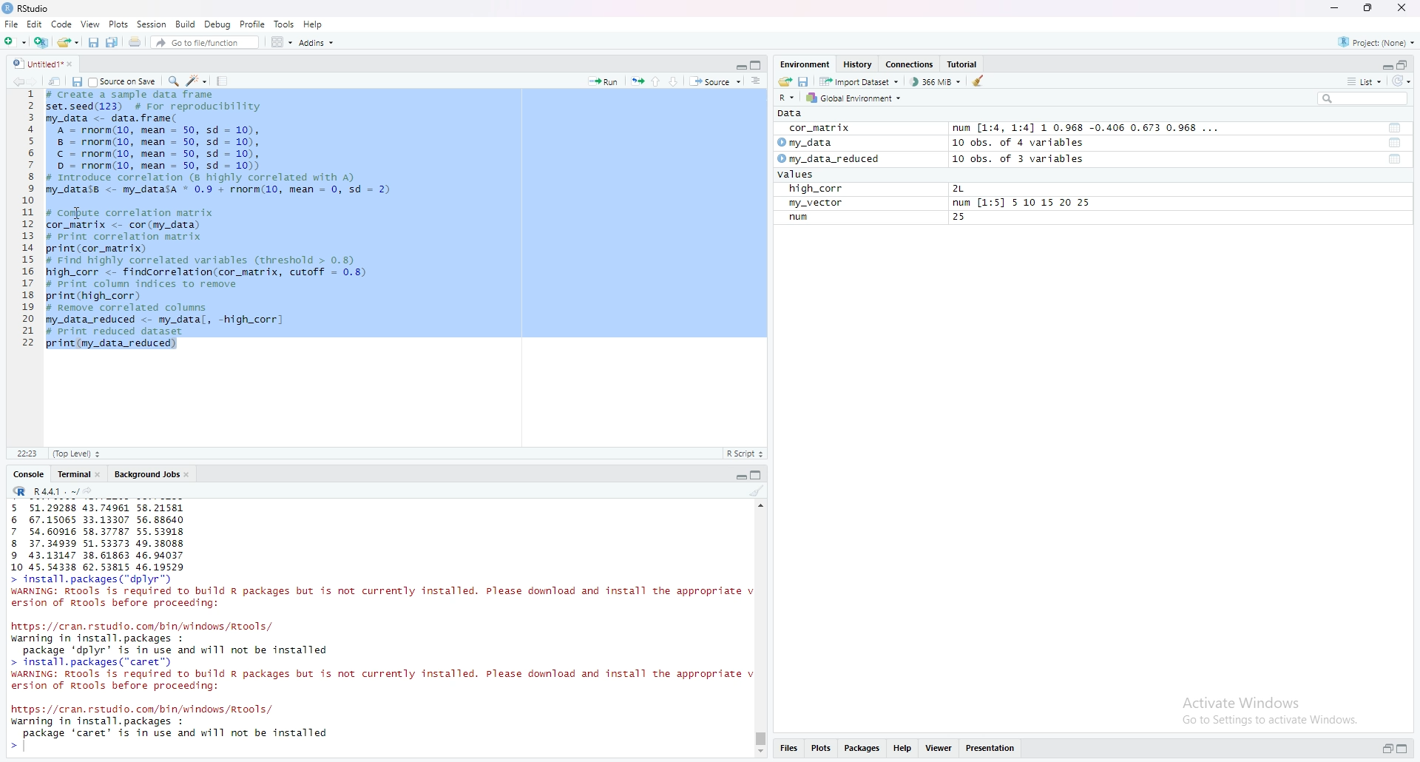  What do you see at coordinates (79, 454) in the screenshot?
I see `(Top level)` at bounding box center [79, 454].